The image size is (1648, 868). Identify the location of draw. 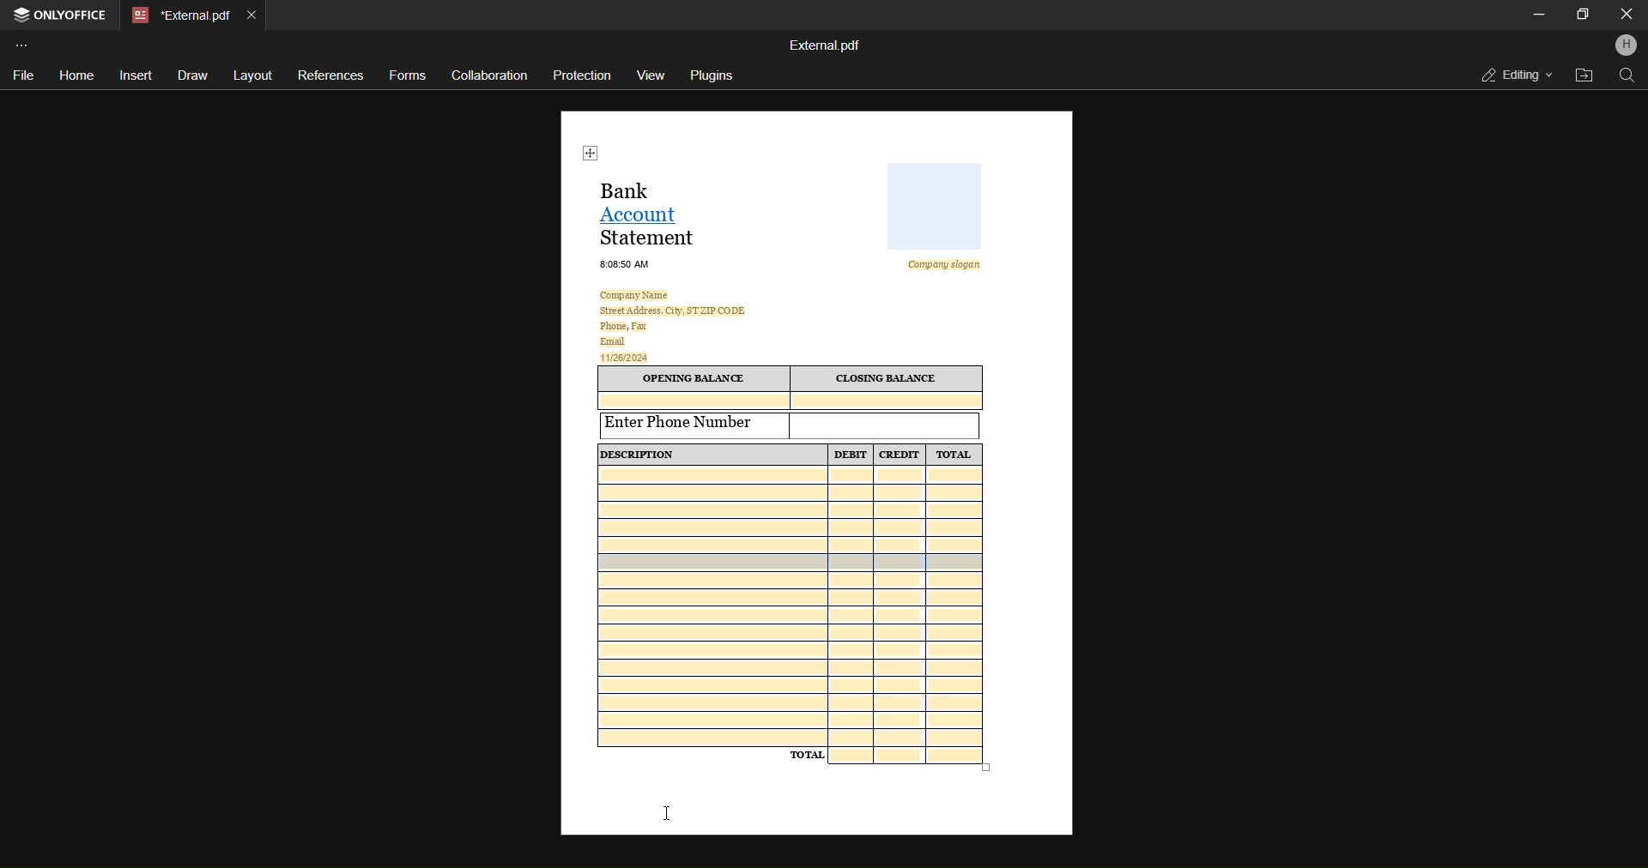
(192, 77).